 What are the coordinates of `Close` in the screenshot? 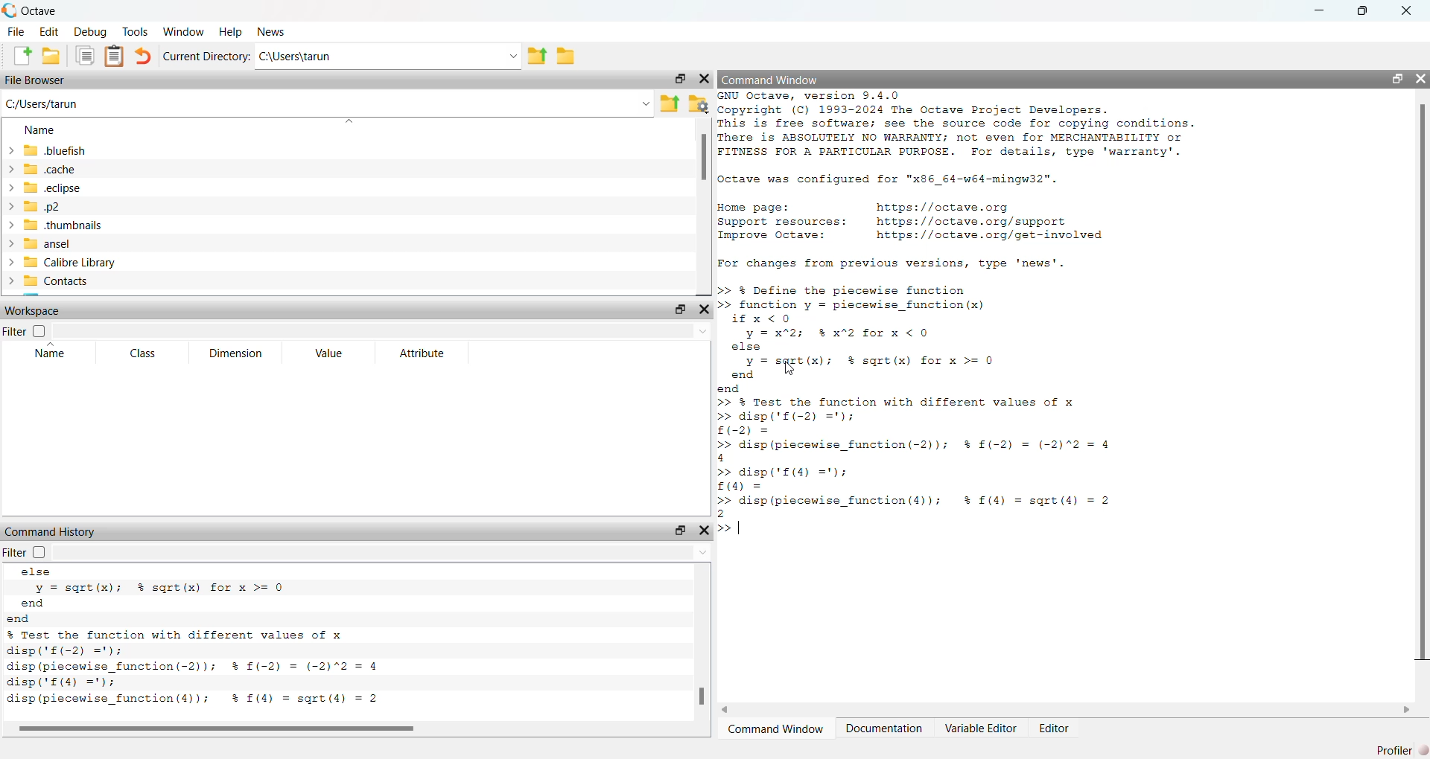 It's located at (703, 530).